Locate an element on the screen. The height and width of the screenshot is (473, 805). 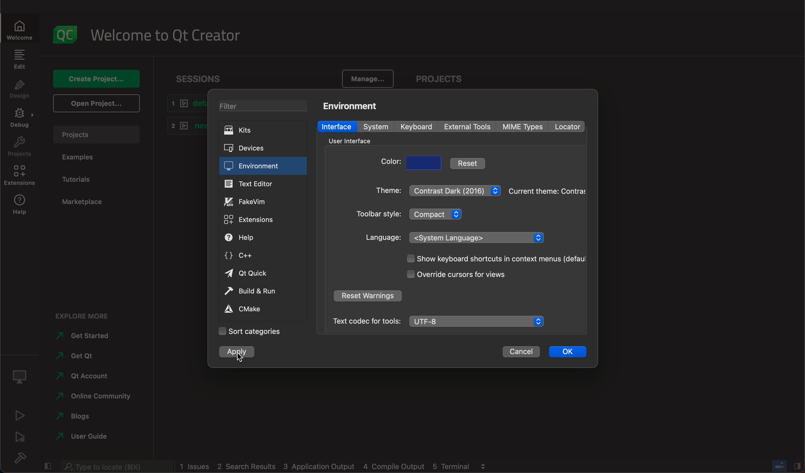
show keyboard is located at coordinates (493, 259).